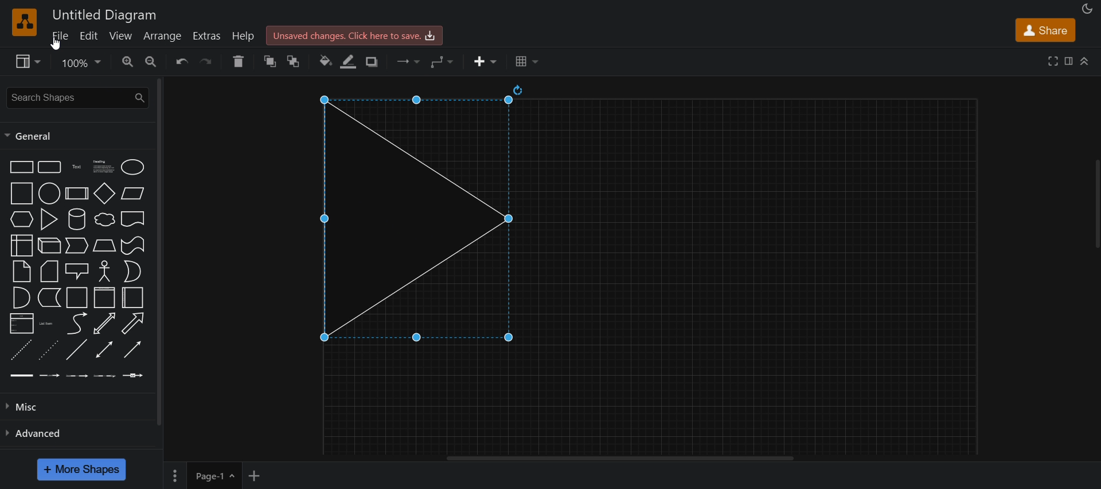 This screenshot has width=1101, height=489. Describe the element at coordinates (50, 167) in the screenshot. I see `rounded rectangle` at that location.